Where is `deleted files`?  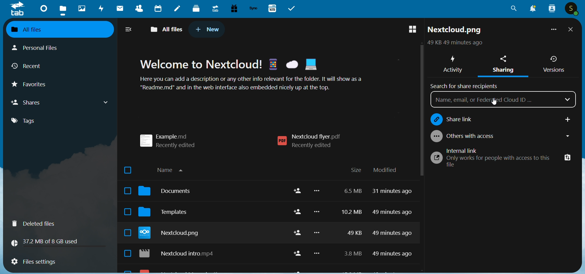 deleted files is located at coordinates (37, 224).